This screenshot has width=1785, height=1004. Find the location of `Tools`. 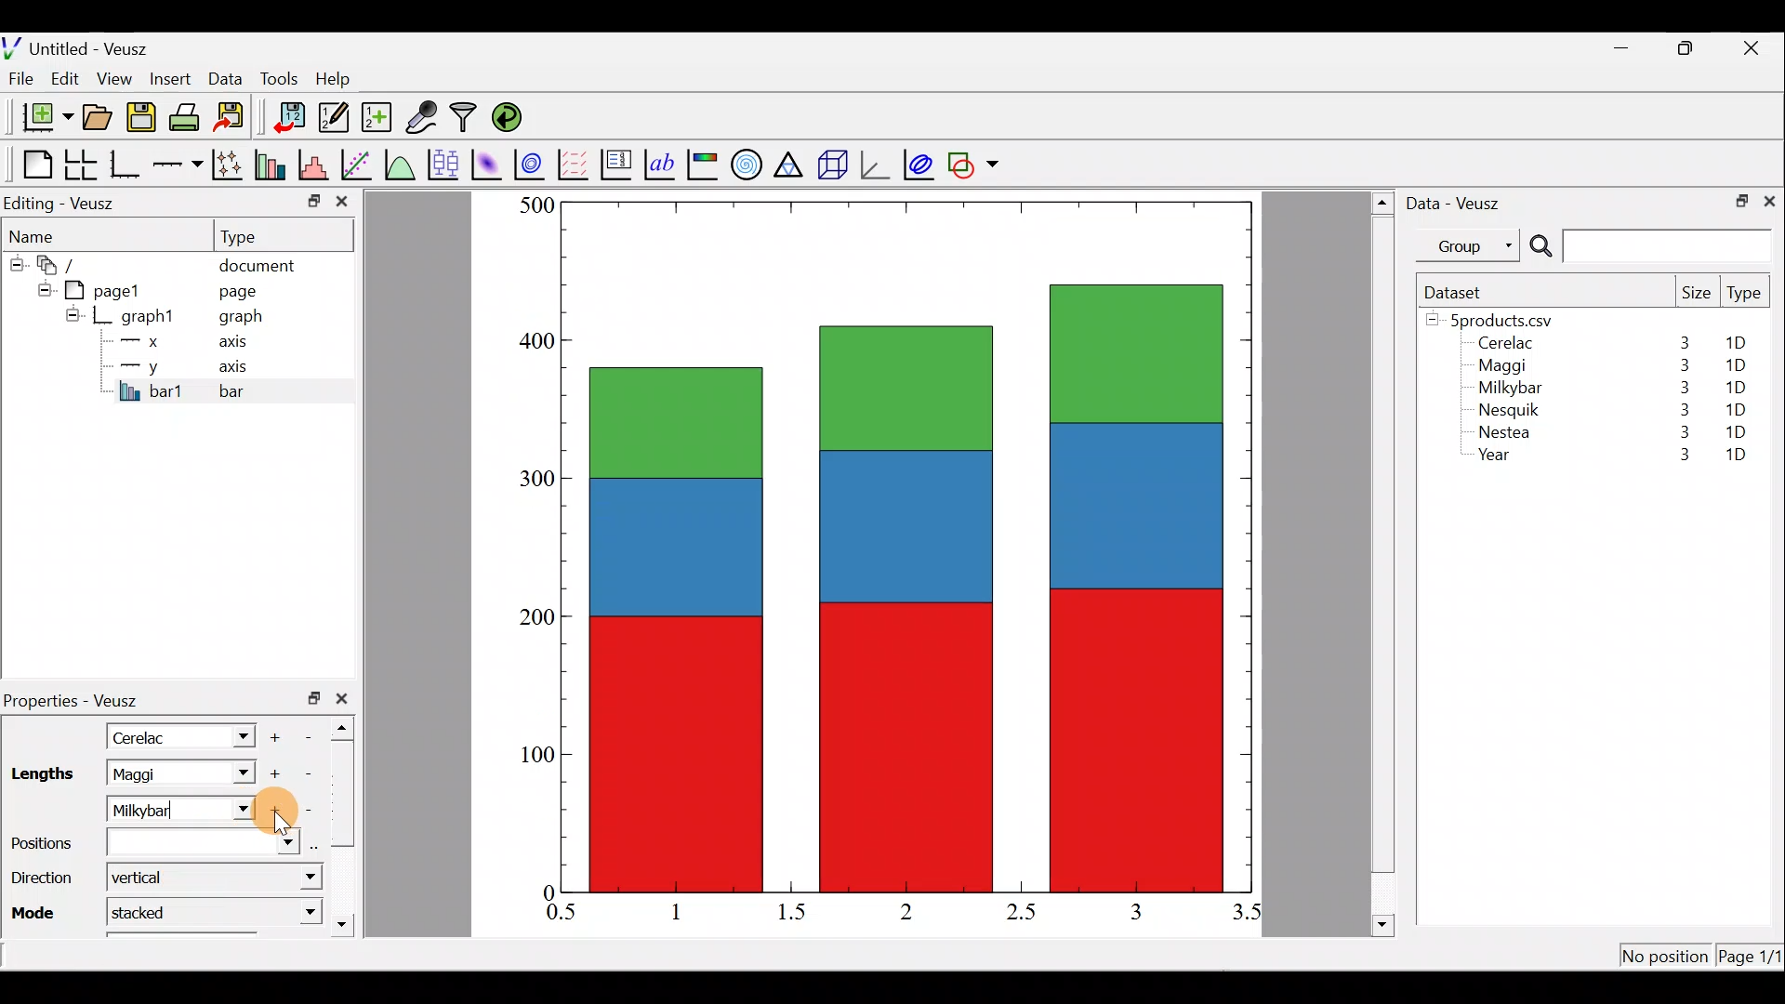

Tools is located at coordinates (278, 77).